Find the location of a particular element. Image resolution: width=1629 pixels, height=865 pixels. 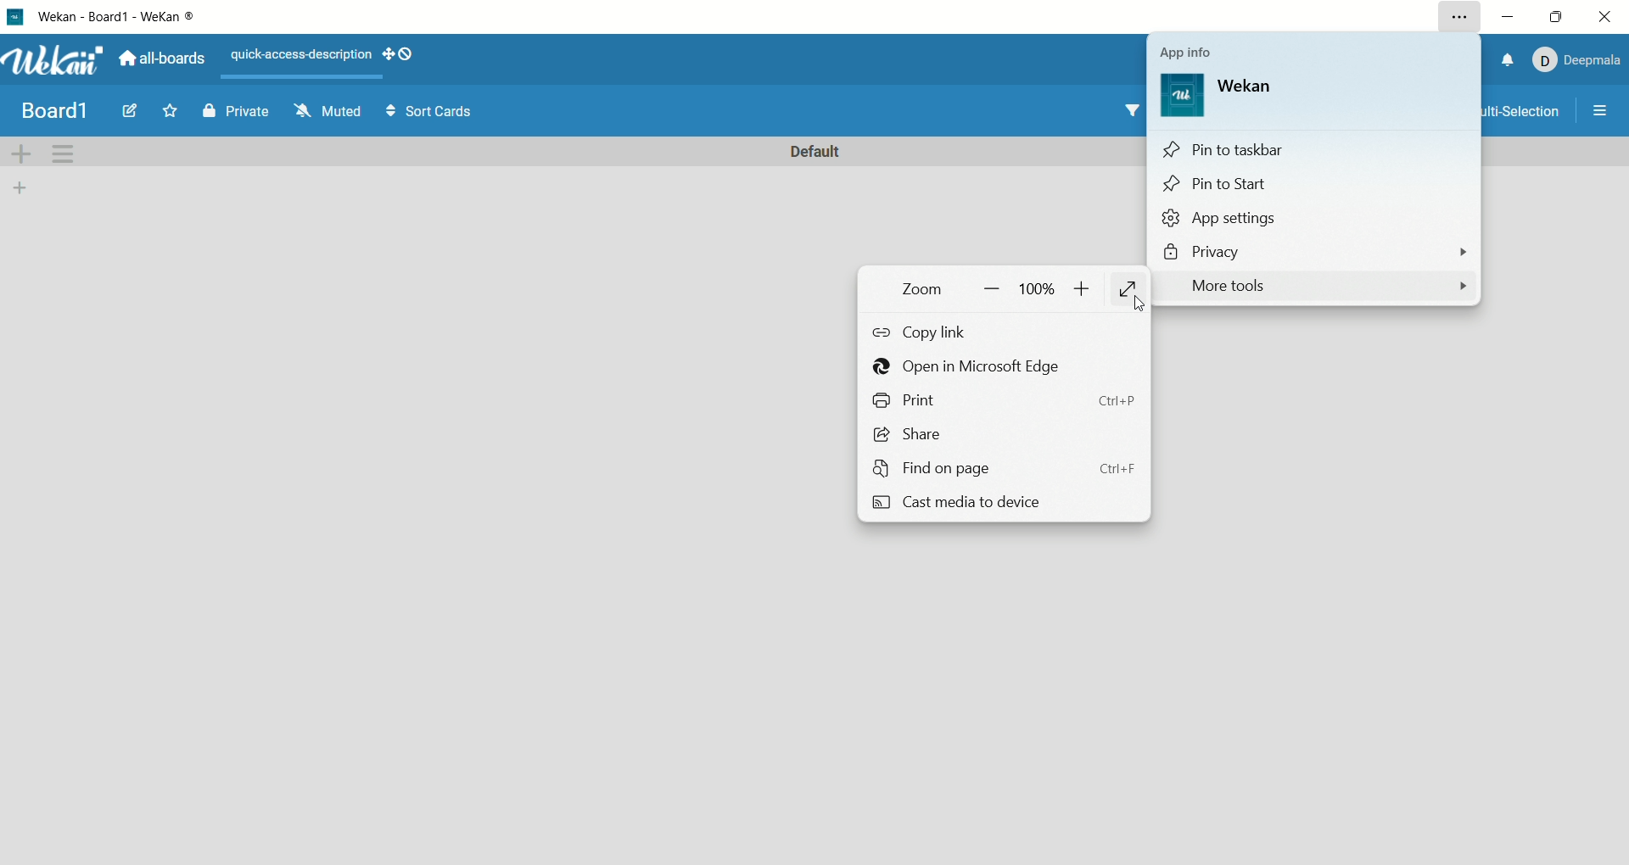

cursor is located at coordinates (1139, 303).